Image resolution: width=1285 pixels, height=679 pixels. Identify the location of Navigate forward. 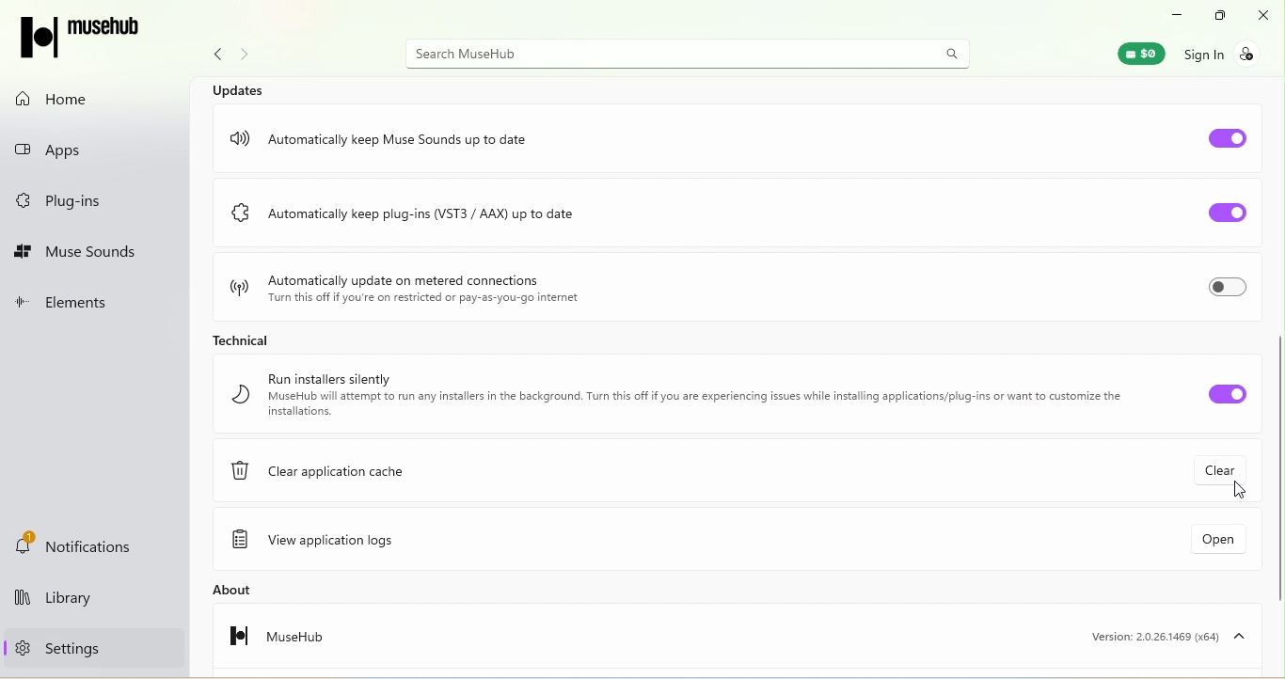
(248, 56).